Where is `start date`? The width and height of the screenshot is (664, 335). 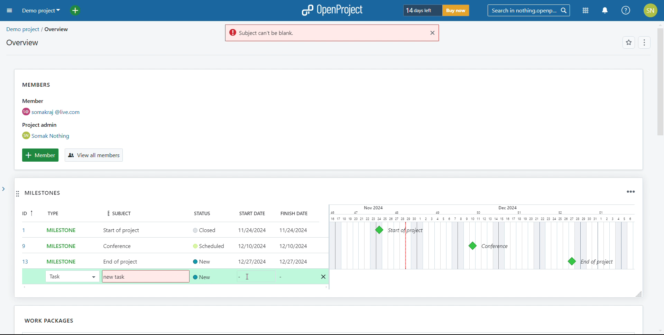 start date is located at coordinates (250, 214).